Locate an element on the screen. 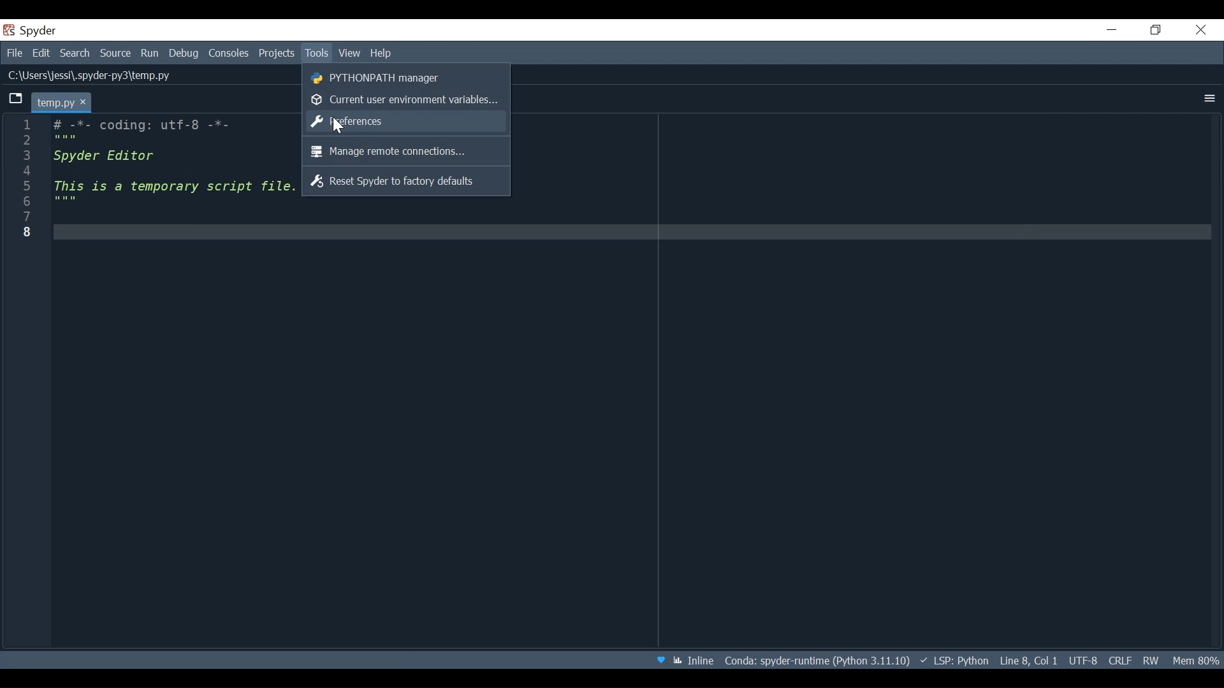  View is located at coordinates (350, 53).